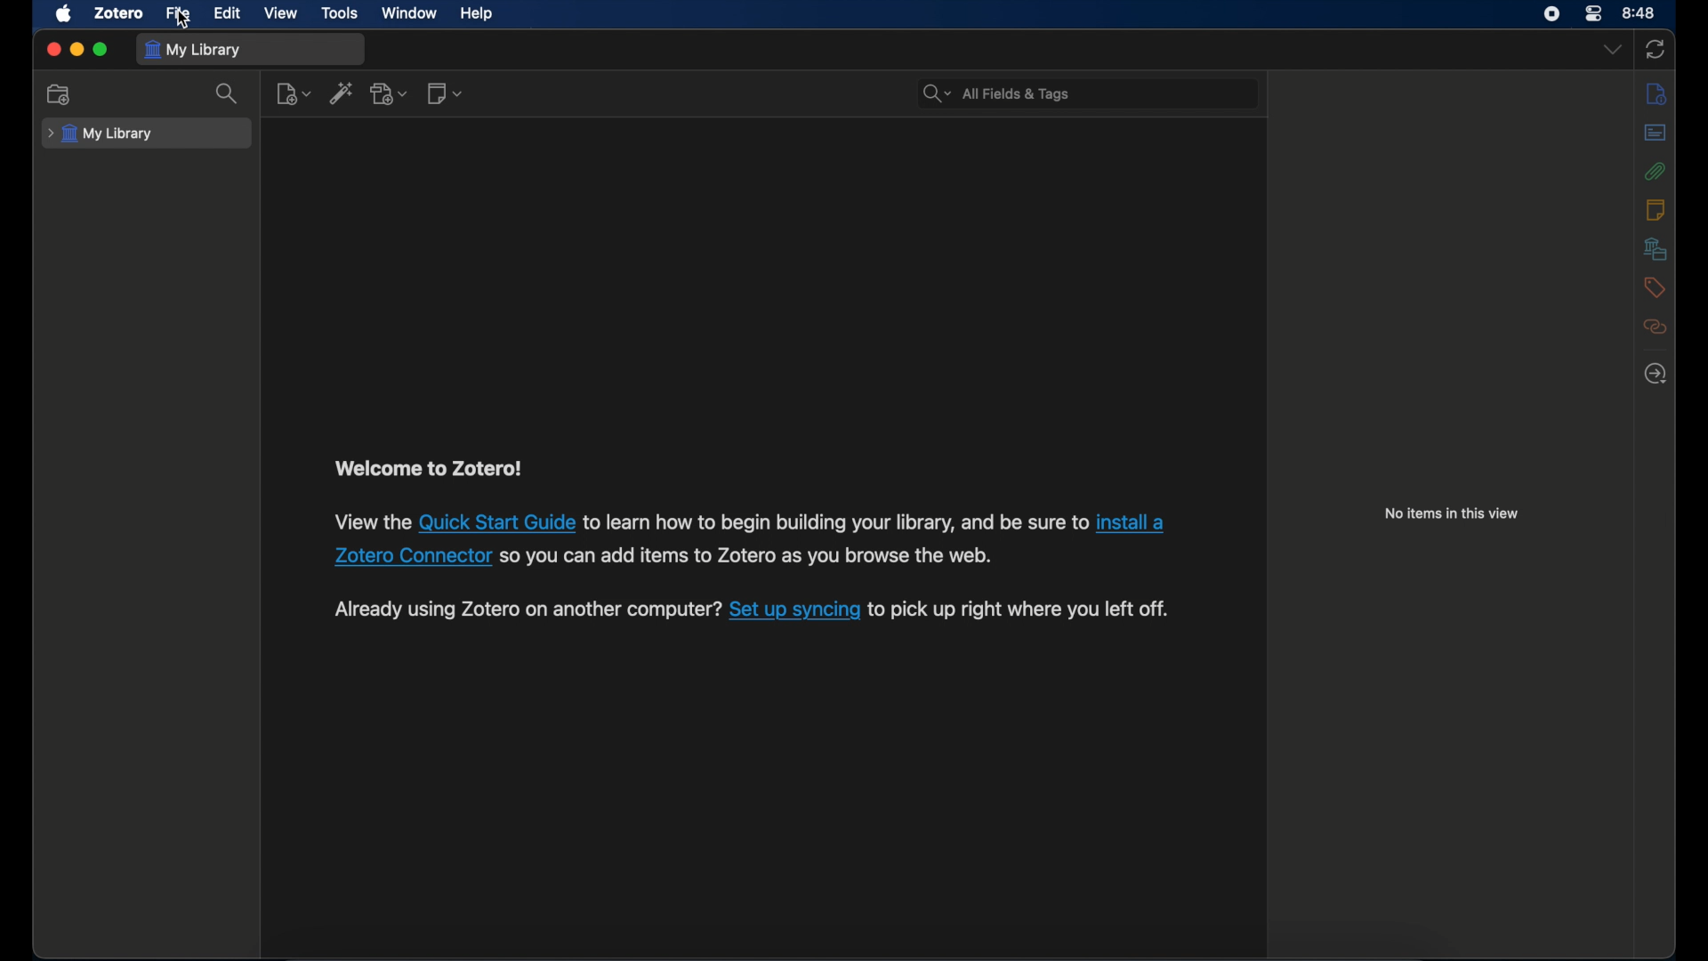 This screenshot has width=1708, height=961. Describe the element at coordinates (65, 14) in the screenshot. I see `apple` at that location.